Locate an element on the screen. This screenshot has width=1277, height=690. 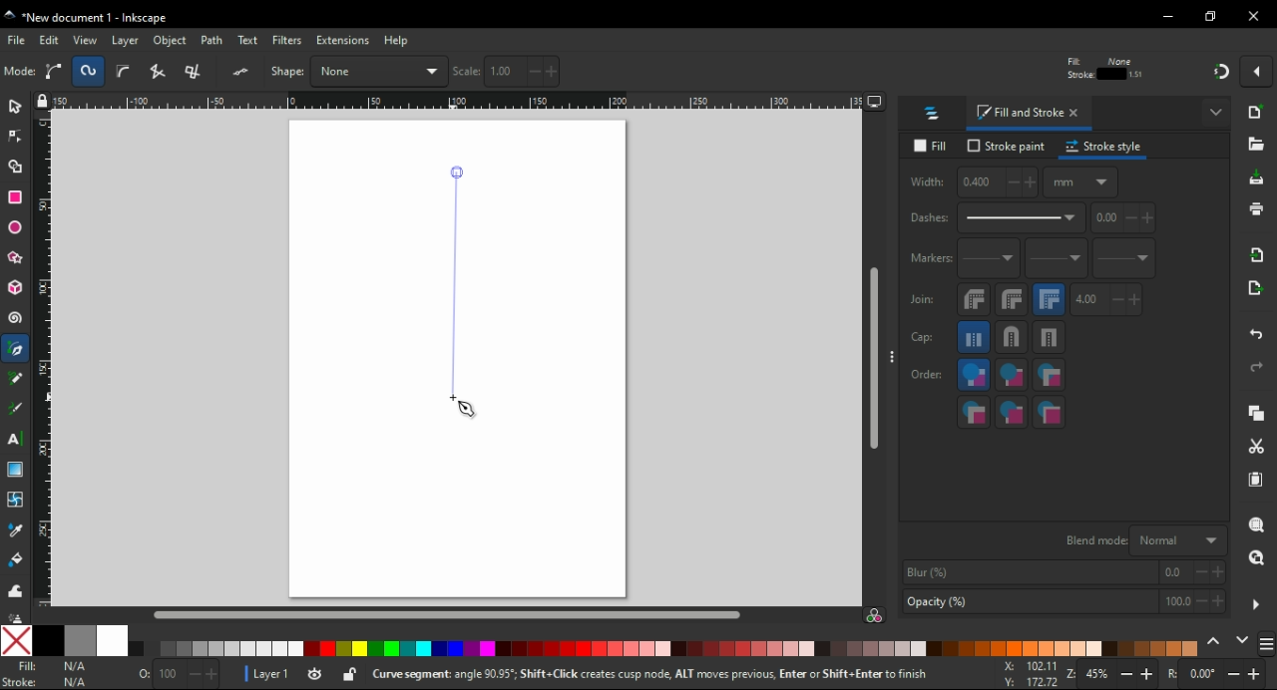
view is located at coordinates (86, 40).